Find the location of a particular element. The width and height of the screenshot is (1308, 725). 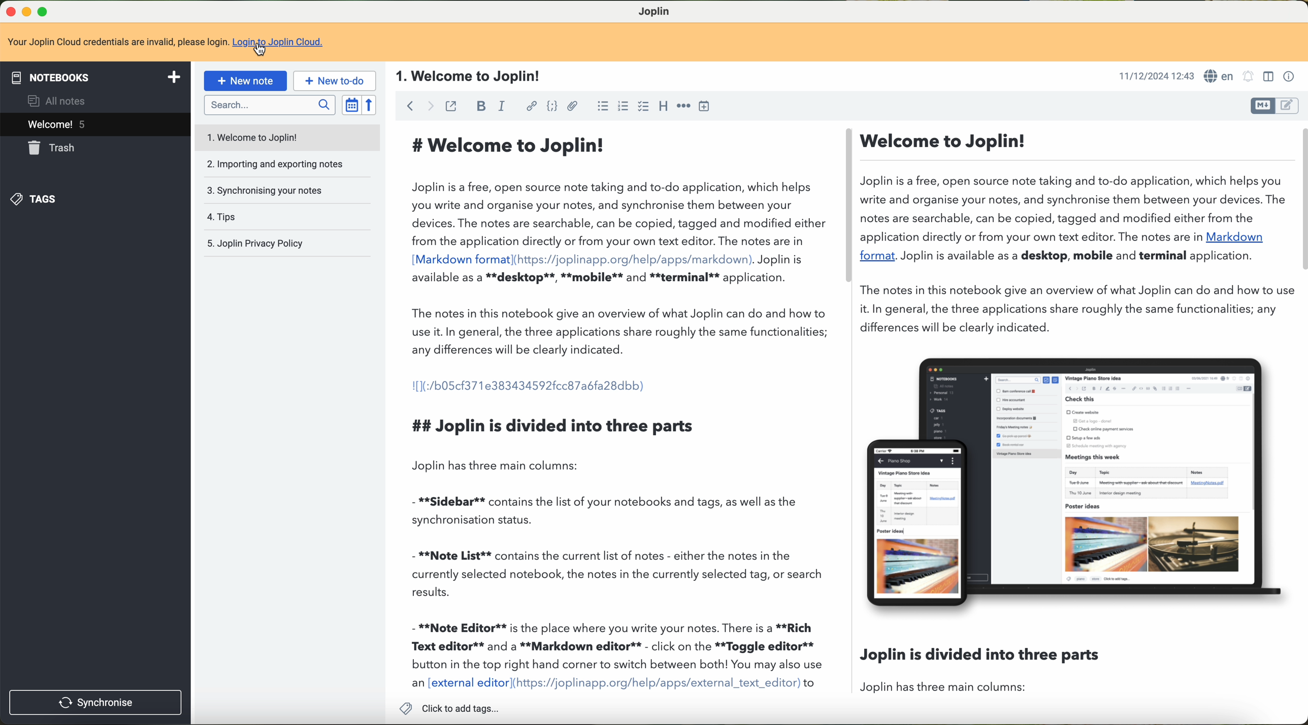

Joplin privacy policy is located at coordinates (287, 243).